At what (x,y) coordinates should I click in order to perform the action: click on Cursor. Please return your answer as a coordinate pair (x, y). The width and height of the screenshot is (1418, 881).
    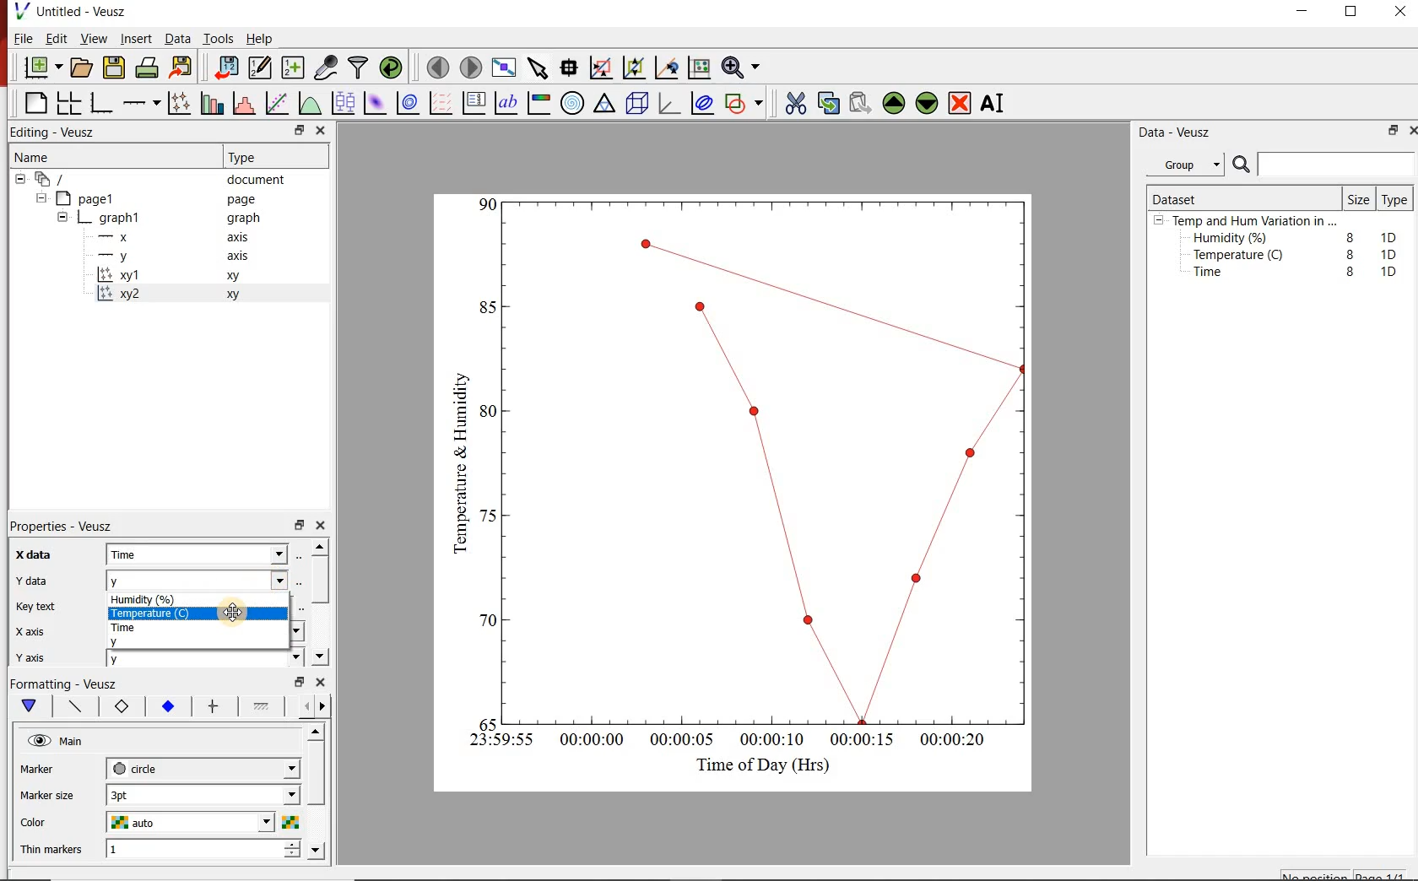
    Looking at the image, I should click on (241, 613).